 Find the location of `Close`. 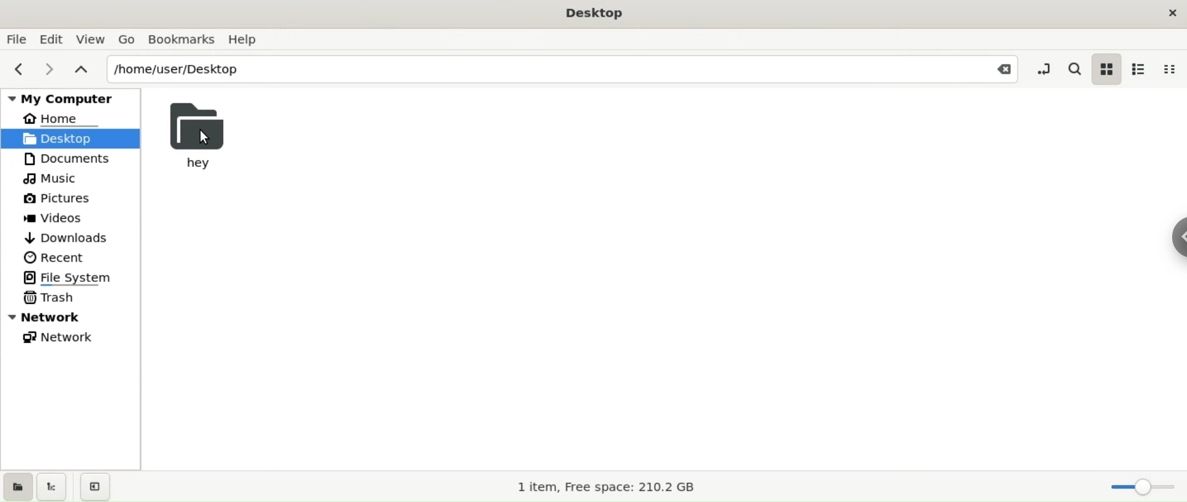

Close is located at coordinates (1000, 69).